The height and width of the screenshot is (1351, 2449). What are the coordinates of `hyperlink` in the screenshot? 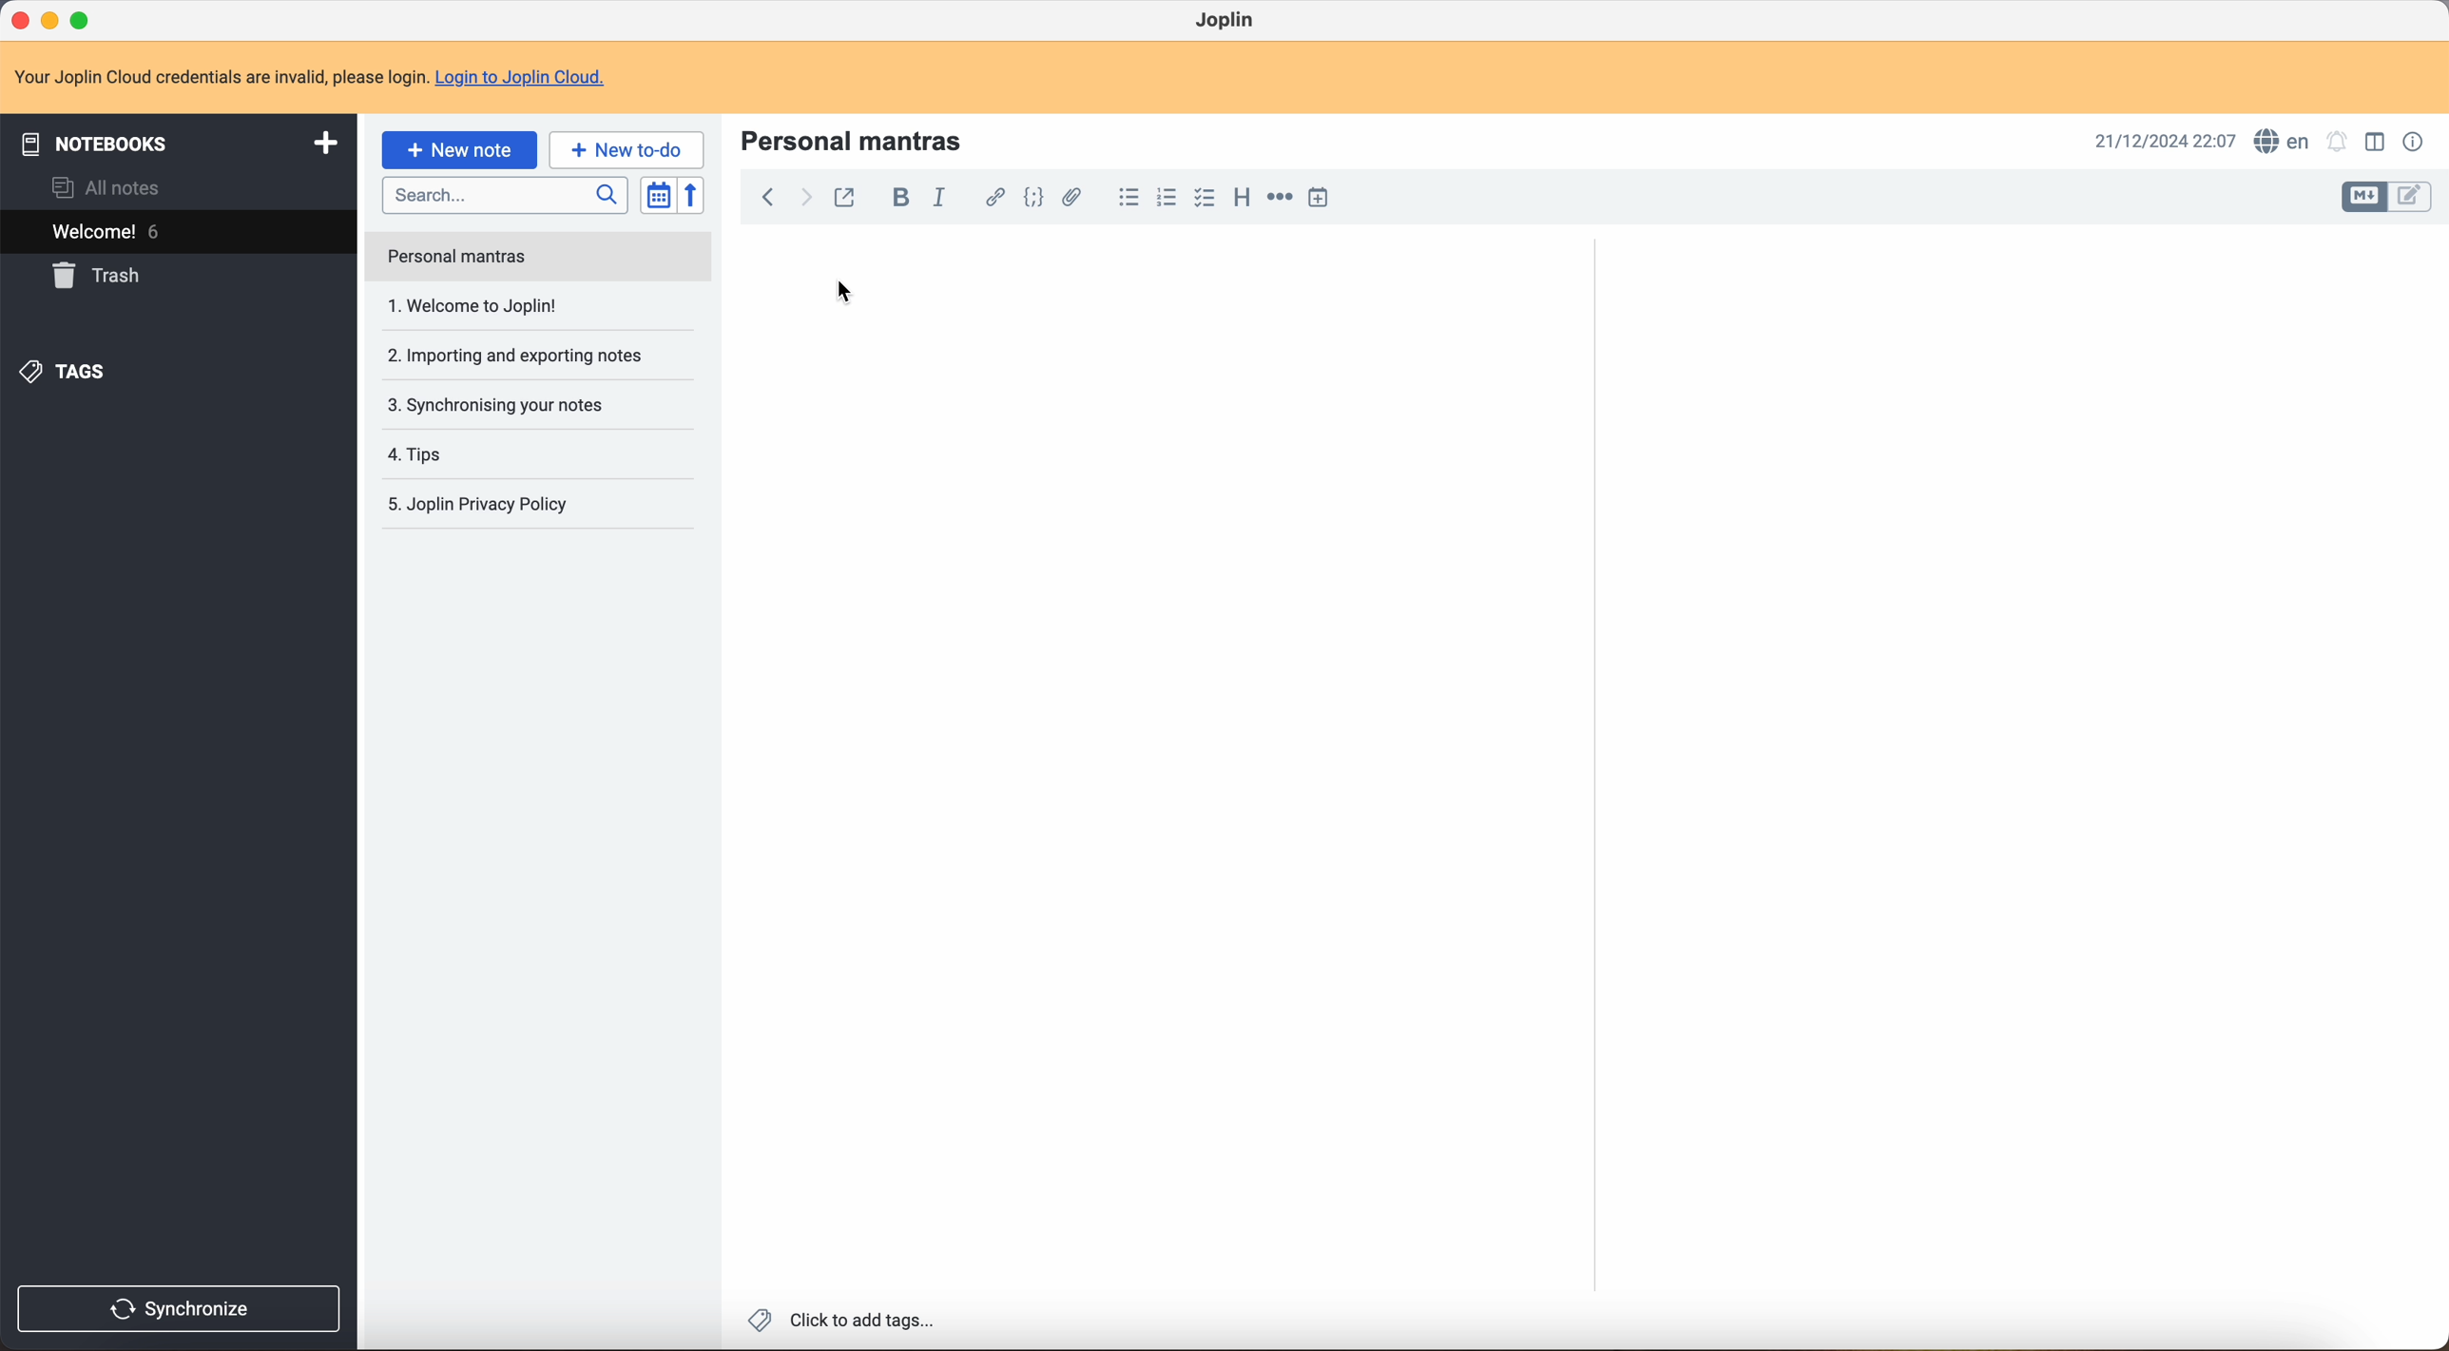 It's located at (993, 198).